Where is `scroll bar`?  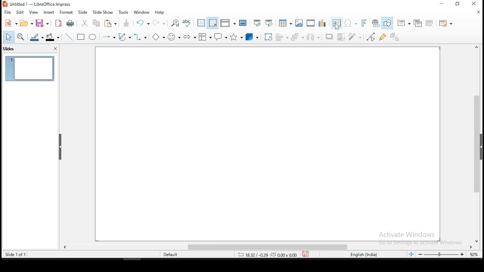 scroll bar is located at coordinates (478, 144).